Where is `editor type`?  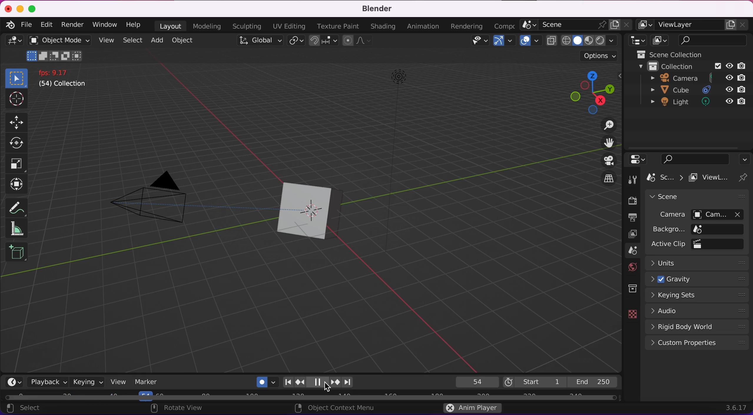
editor type is located at coordinates (634, 41).